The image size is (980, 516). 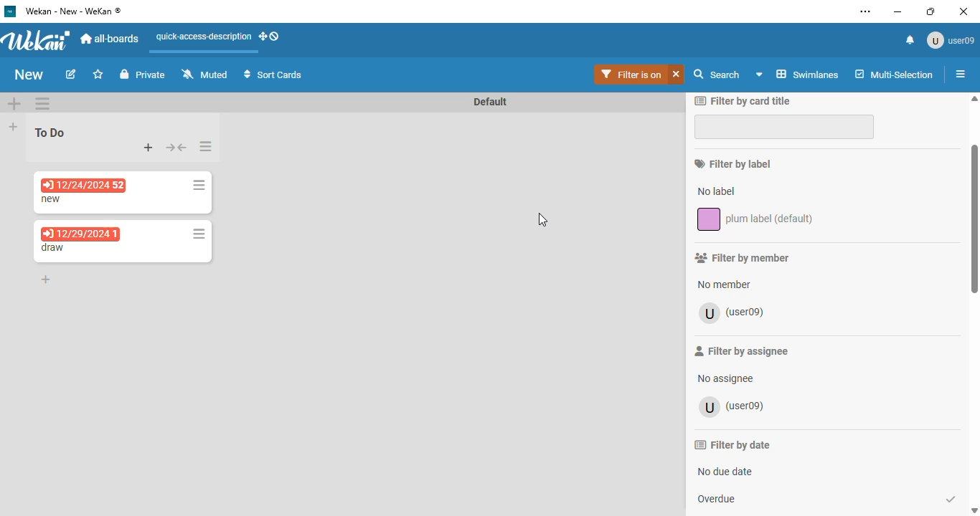 What do you see at coordinates (51, 132) in the screenshot?
I see `To Do` at bounding box center [51, 132].